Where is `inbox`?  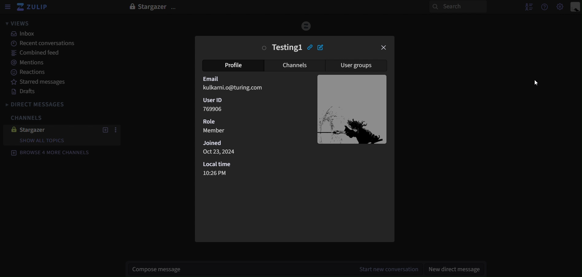
inbox is located at coordinates (24, 35).